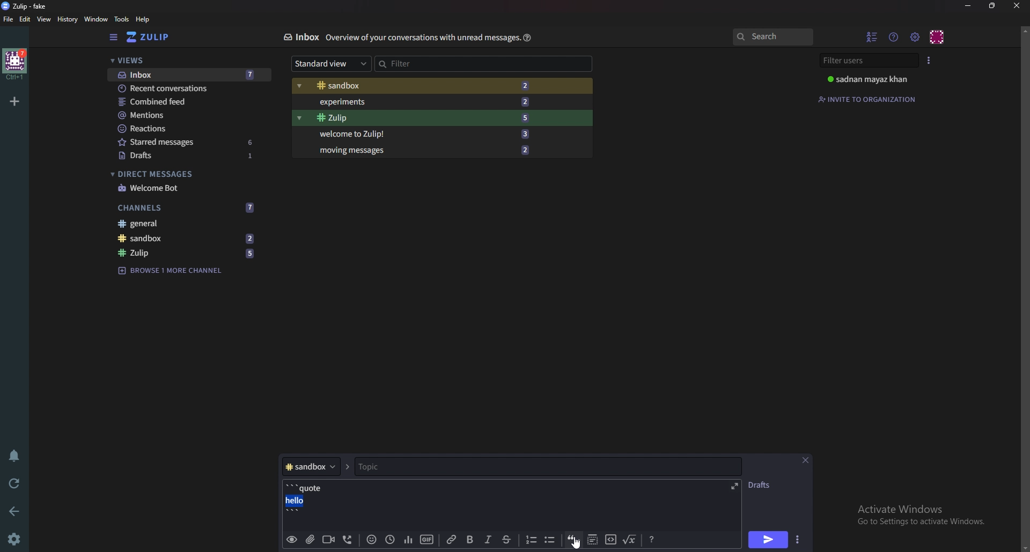  Describe the element at coordinates (610, 540) in the screenshot. I see `Code` at that location.